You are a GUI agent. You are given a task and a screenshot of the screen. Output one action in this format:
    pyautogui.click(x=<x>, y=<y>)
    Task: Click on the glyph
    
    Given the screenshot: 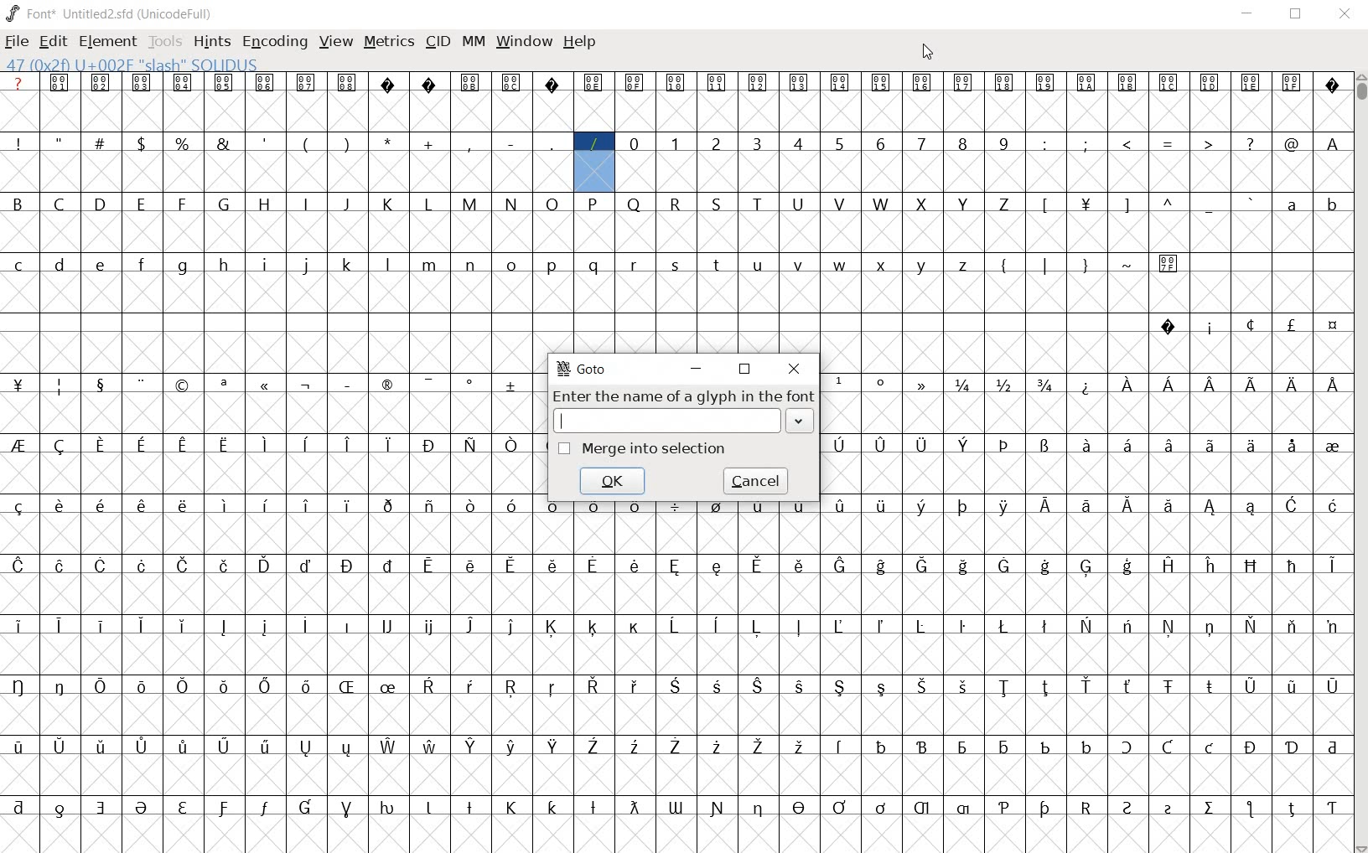 What is the action you would take?
    pyautogui.click(x=100, y=142)
    